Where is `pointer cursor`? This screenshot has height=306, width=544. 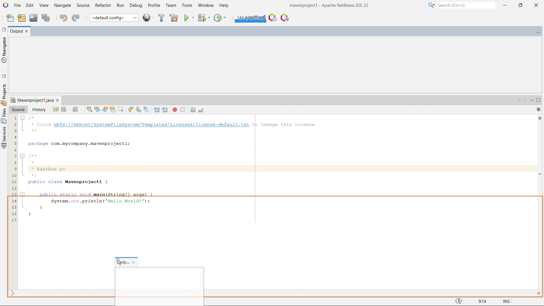
pointer cursor is located at coordinates (119, 262).